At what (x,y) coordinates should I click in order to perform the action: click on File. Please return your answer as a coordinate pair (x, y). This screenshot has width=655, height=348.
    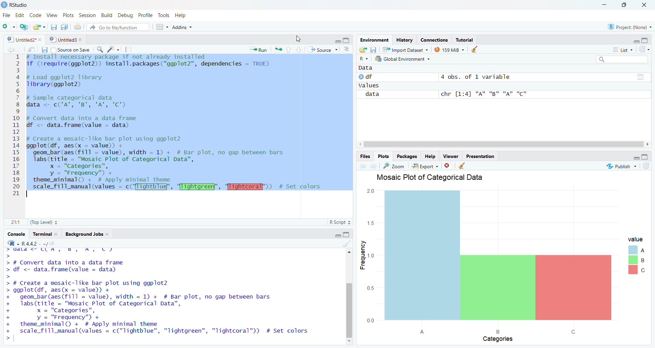
    Looking at the image, I should click on (6, 15).